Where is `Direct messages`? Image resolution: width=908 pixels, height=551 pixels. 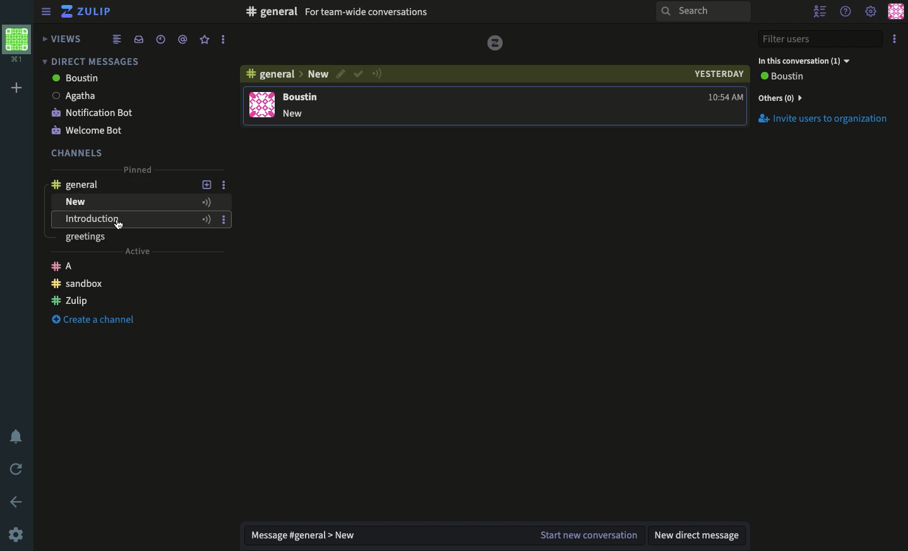 Direct messages is located at coordinates (88, 61).